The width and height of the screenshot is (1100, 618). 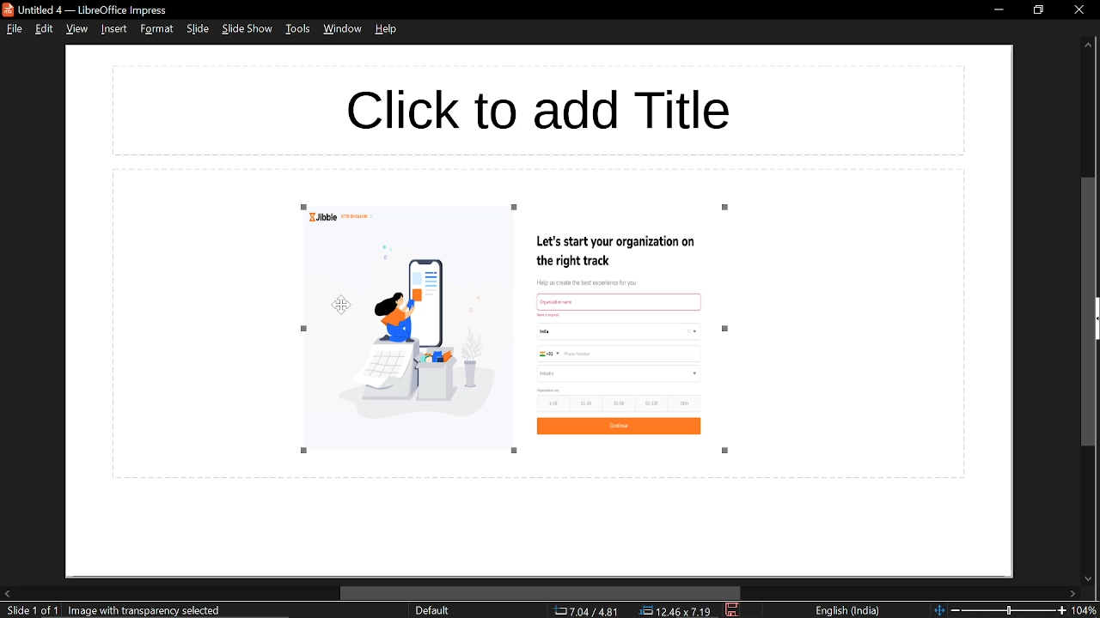 What do you see at coordinates (197, 30) in the screenshot?
I see `slide` at bounding box center [197, 30].